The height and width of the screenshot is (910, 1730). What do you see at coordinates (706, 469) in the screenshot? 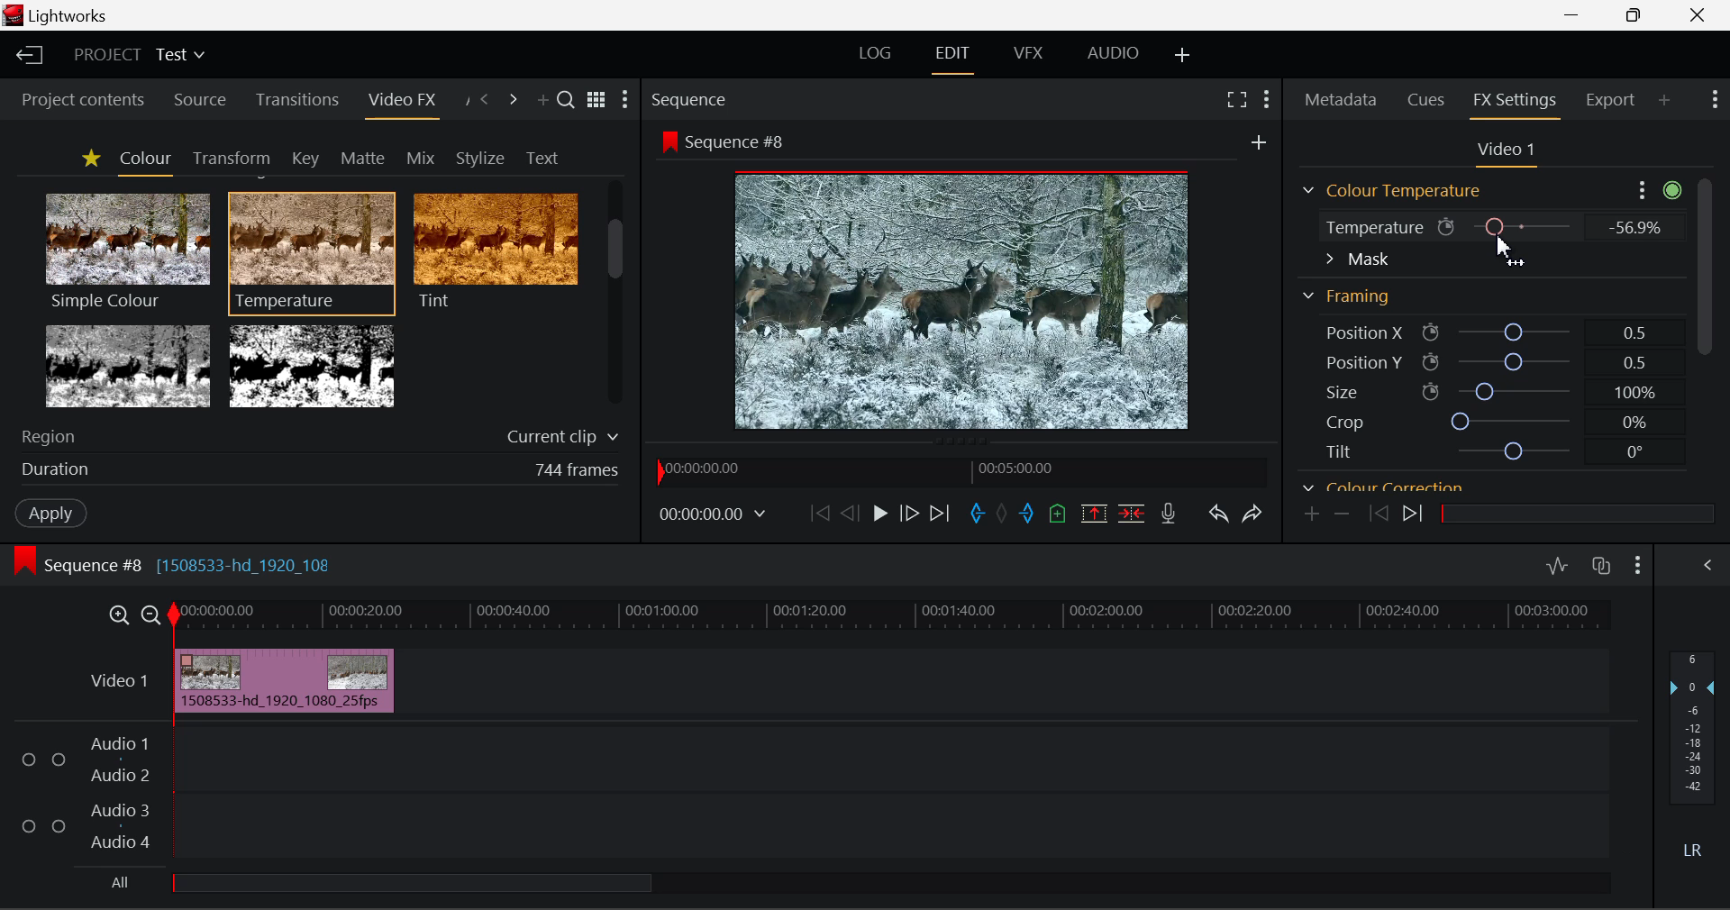
I see `00:00:00.00` at bounding box center [706, 469].